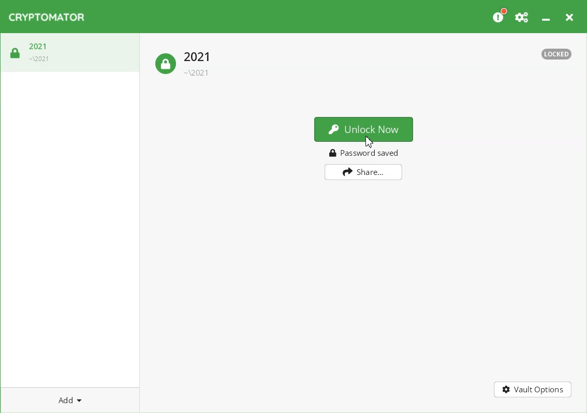  What do you see at coordinates (183, 65) in the screenshot?
I see `Lock vault` at bounding box center [183, 65].